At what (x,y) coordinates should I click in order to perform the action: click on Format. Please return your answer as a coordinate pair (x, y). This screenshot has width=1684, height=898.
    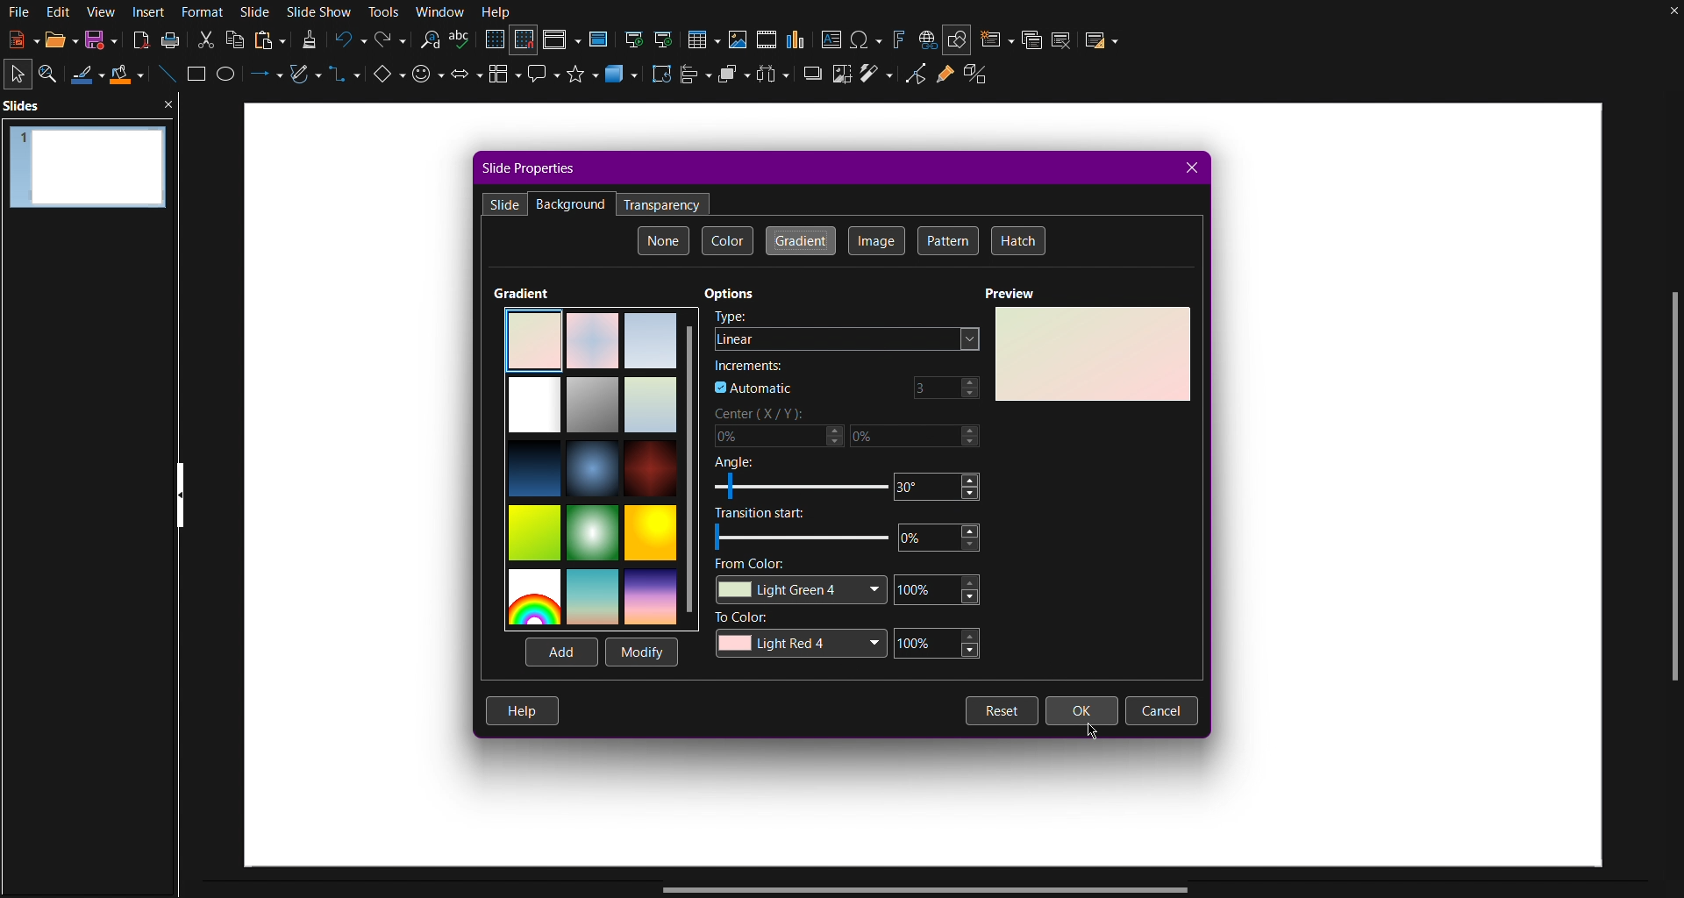
    Looking at the image, I should click on (207, 11).